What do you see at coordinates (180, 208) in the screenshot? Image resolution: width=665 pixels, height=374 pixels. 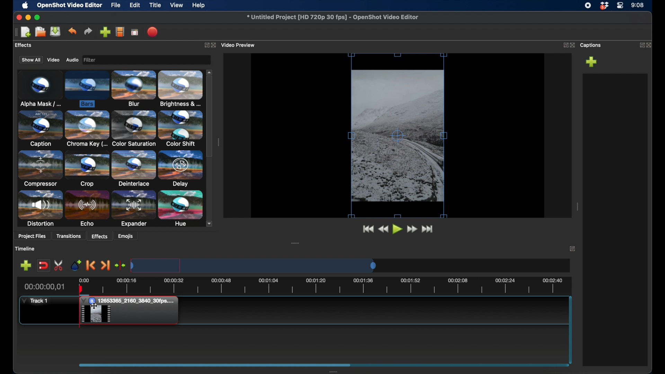 I see `hue` at bounding box center [180, 208].